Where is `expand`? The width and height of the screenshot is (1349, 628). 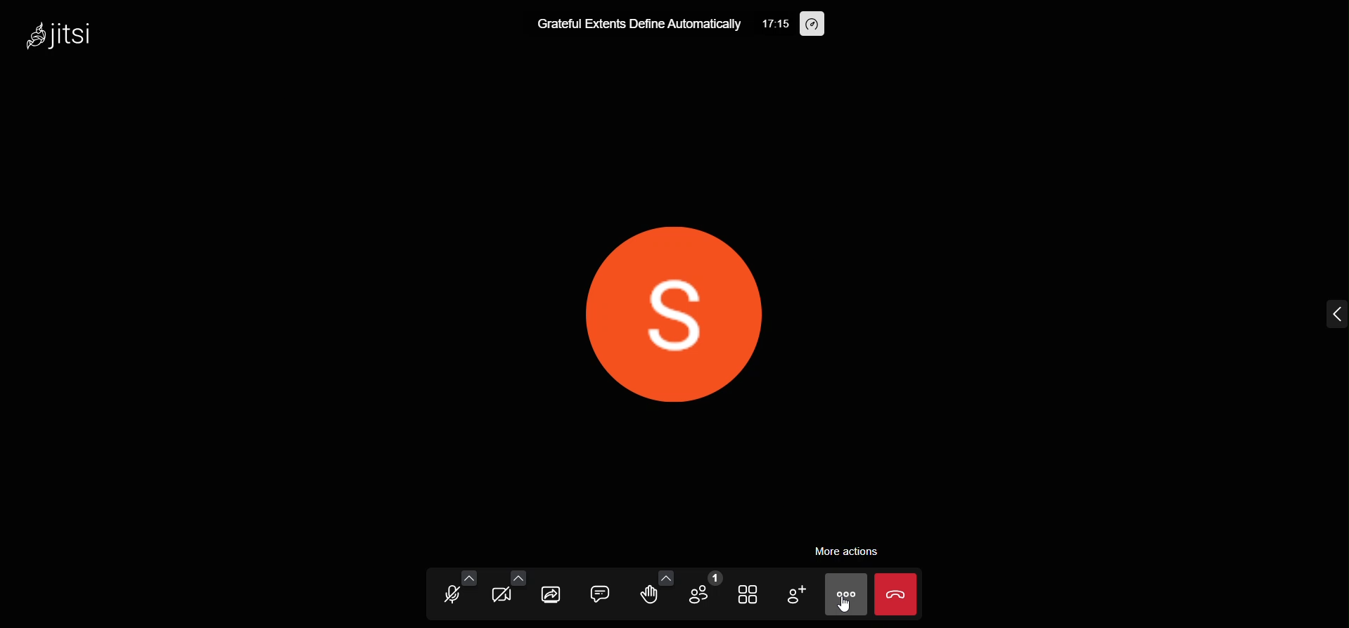
expand is located at coordinates (1329, 310).